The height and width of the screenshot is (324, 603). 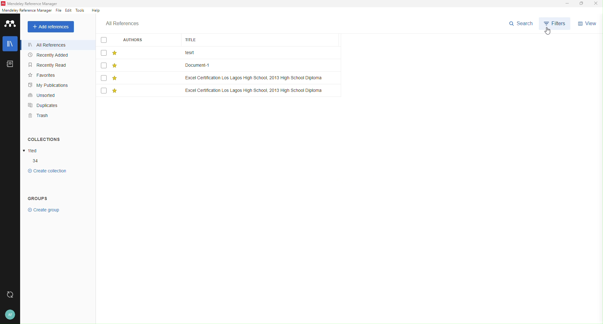 I want to click on Favorites, so click(x=48, y=75).